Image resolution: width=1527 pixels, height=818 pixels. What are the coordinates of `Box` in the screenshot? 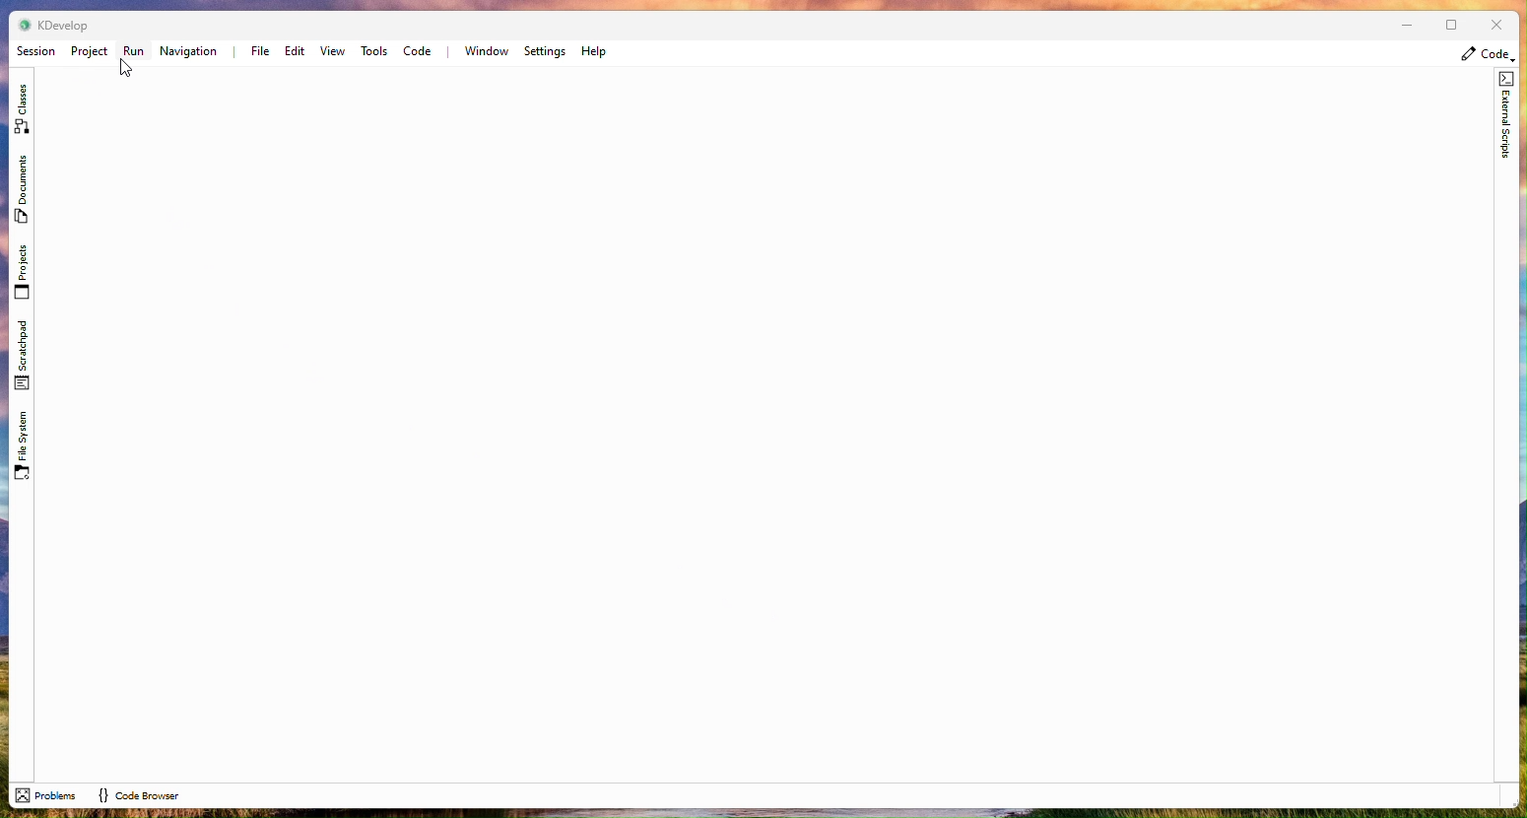 It's located at (1449, 25).